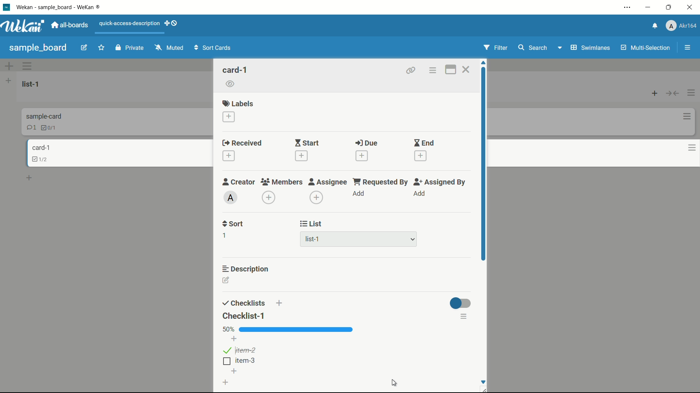 The image size is (700, 393). I want to click on add date, so click(302, 157).